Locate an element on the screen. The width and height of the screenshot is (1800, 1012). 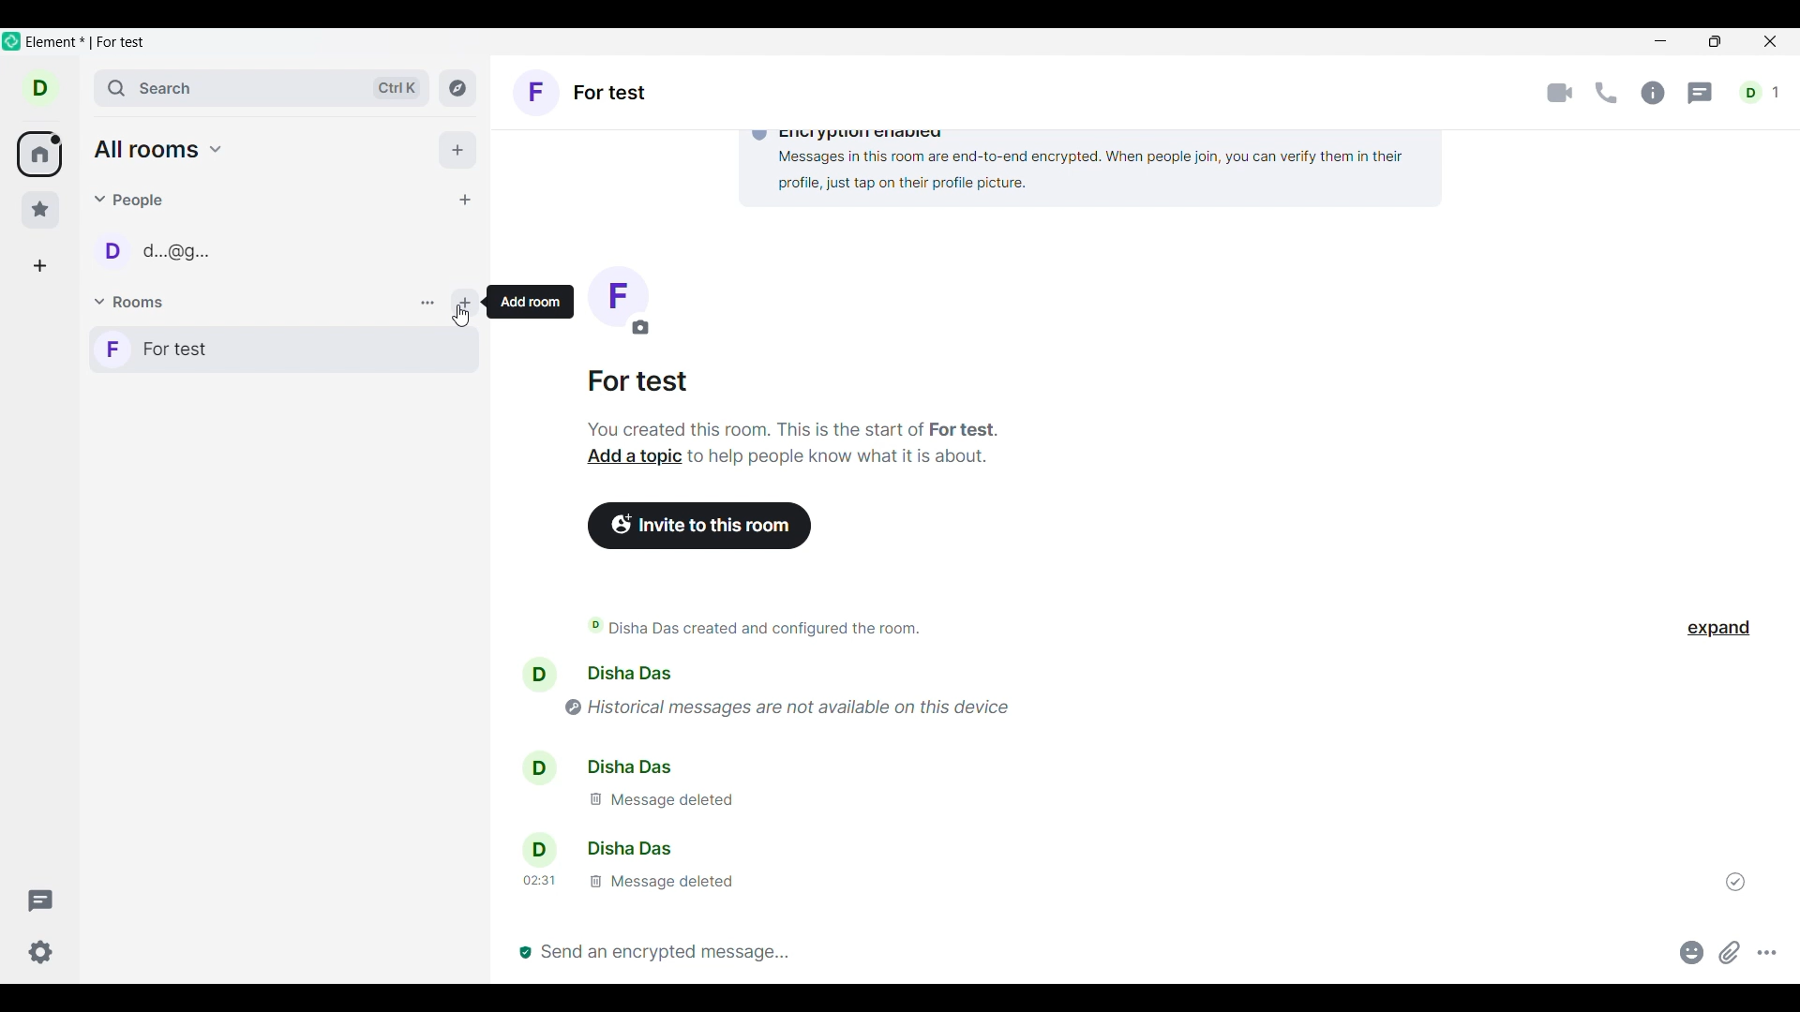
maximize is located at coordinates (1712, 44).